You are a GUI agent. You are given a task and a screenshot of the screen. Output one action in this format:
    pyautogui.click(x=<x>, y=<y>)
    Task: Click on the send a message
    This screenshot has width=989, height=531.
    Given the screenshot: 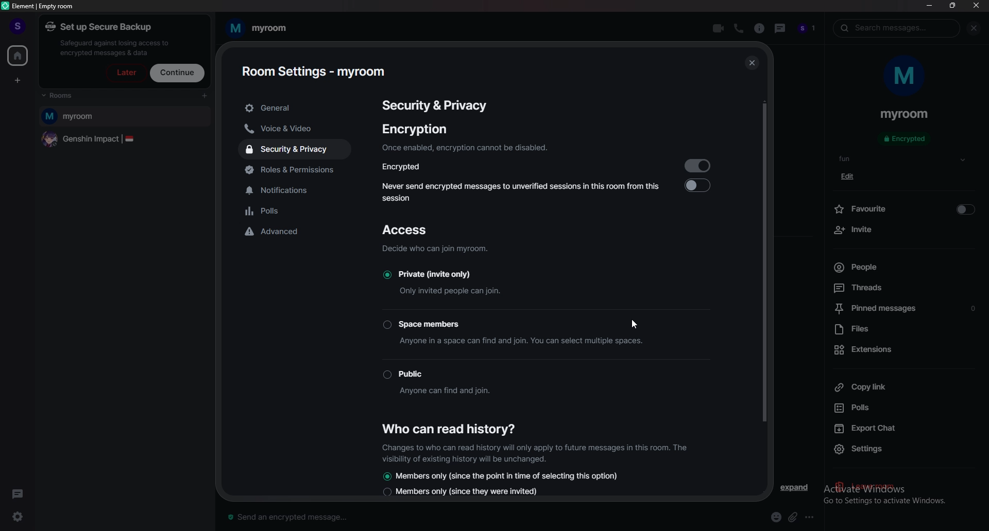 What is the action you would take?
    pyautogui.click(x=317, y=517)
    